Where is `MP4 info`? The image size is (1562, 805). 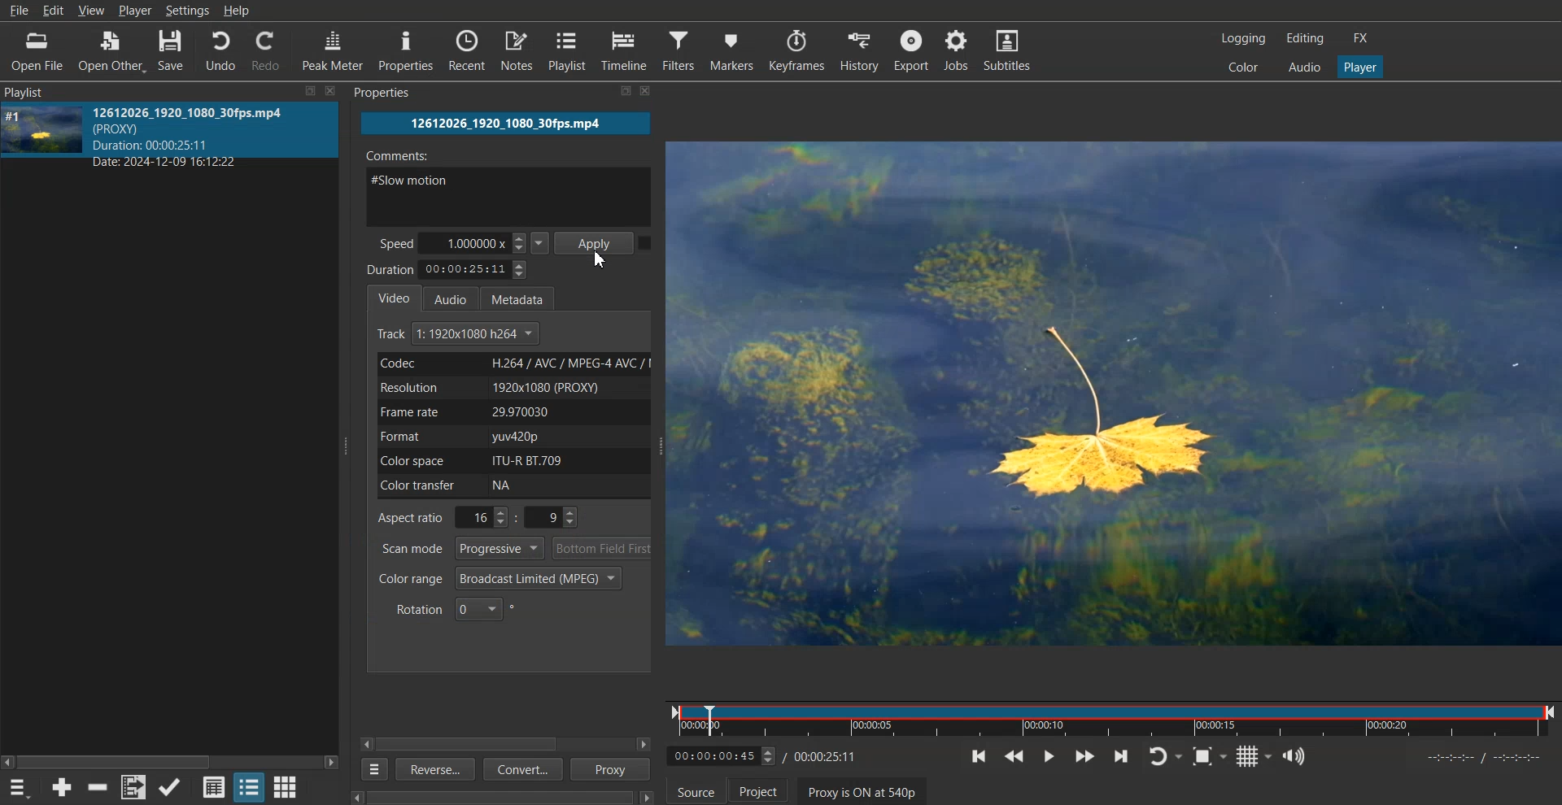 MP4 info is located at coordinates (205, 137).